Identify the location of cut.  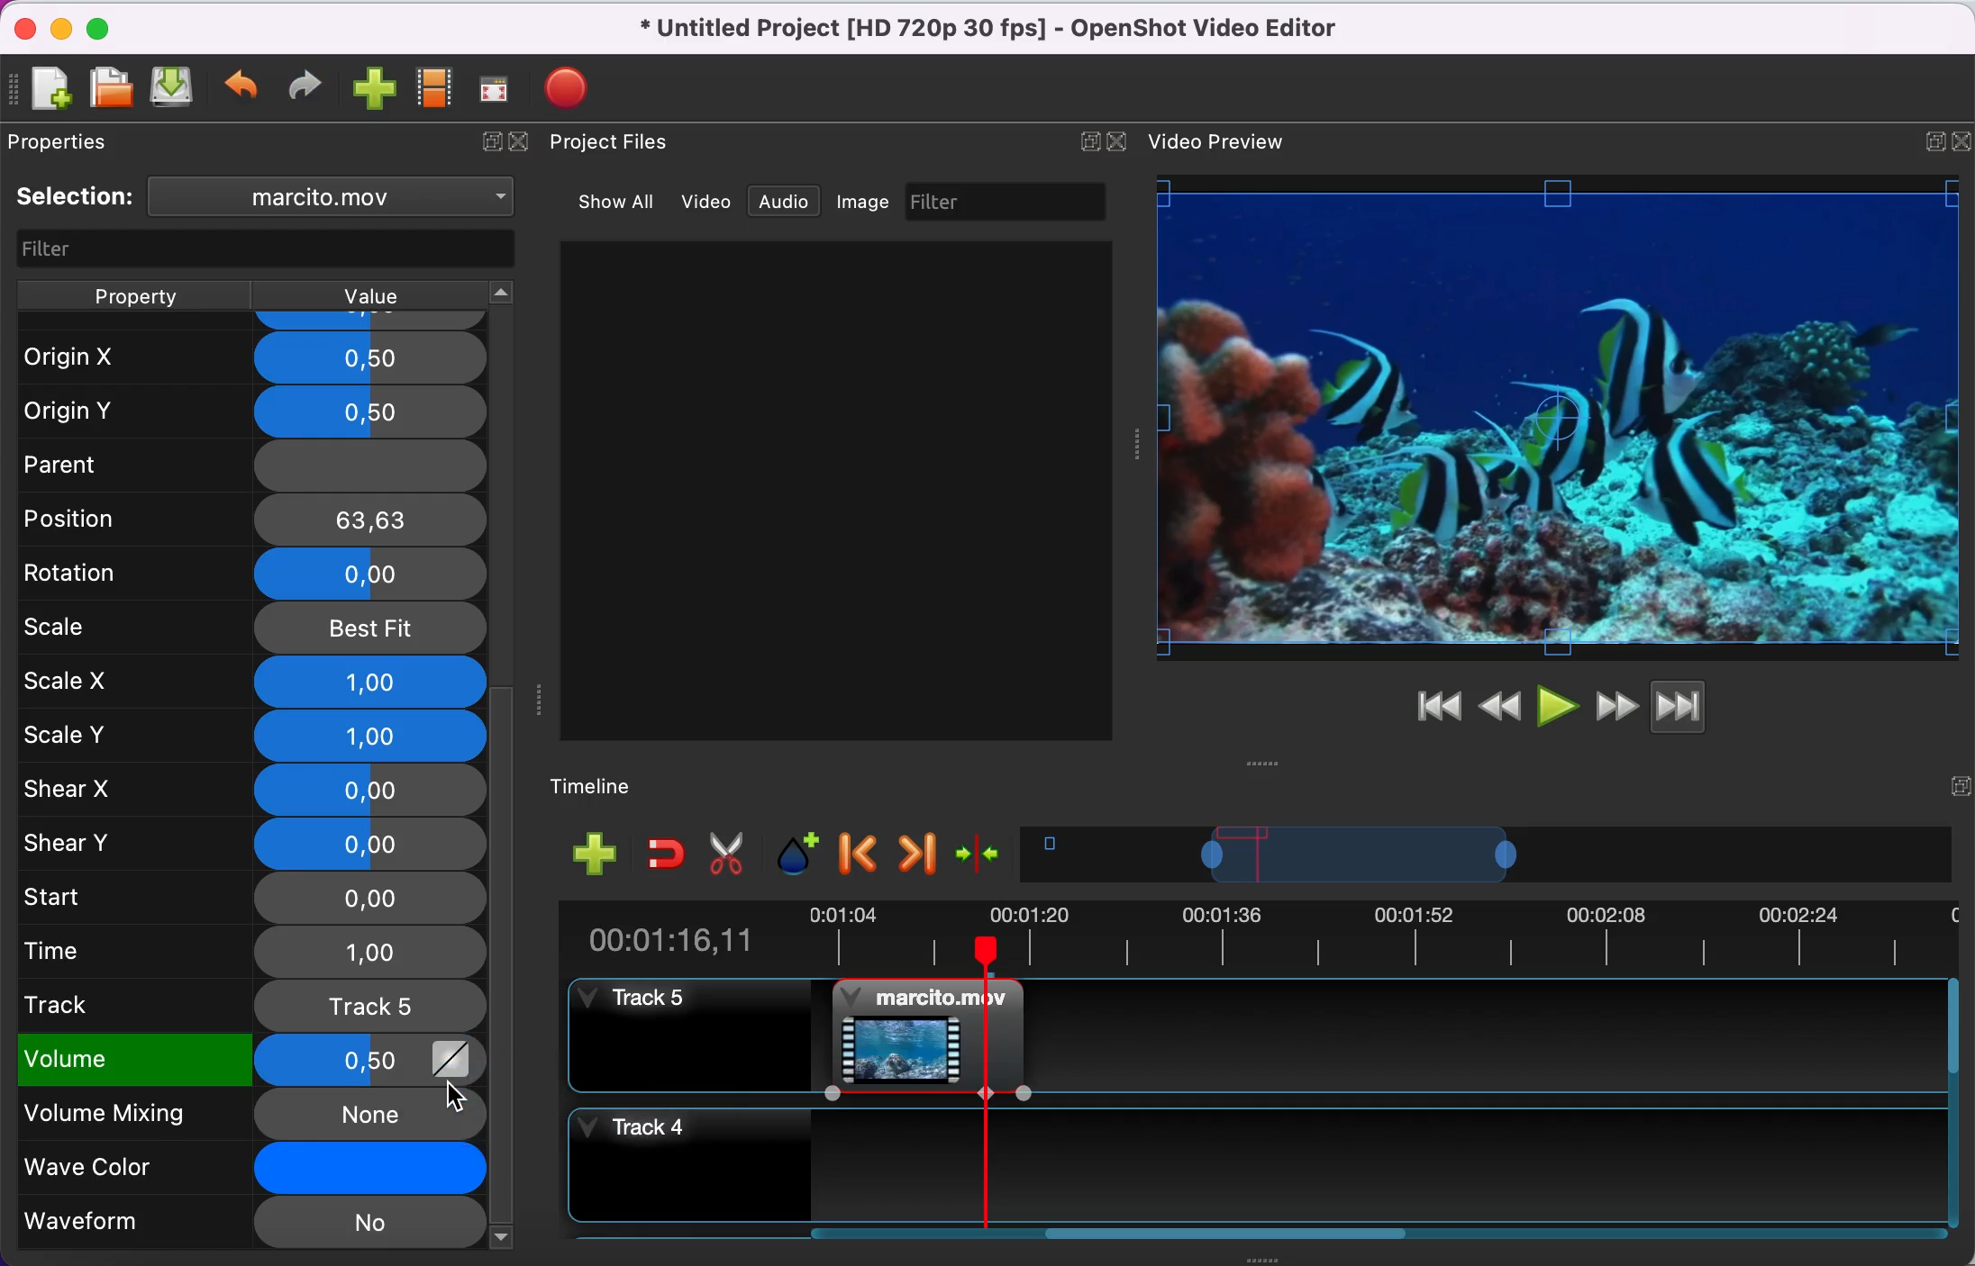
(733, 855).